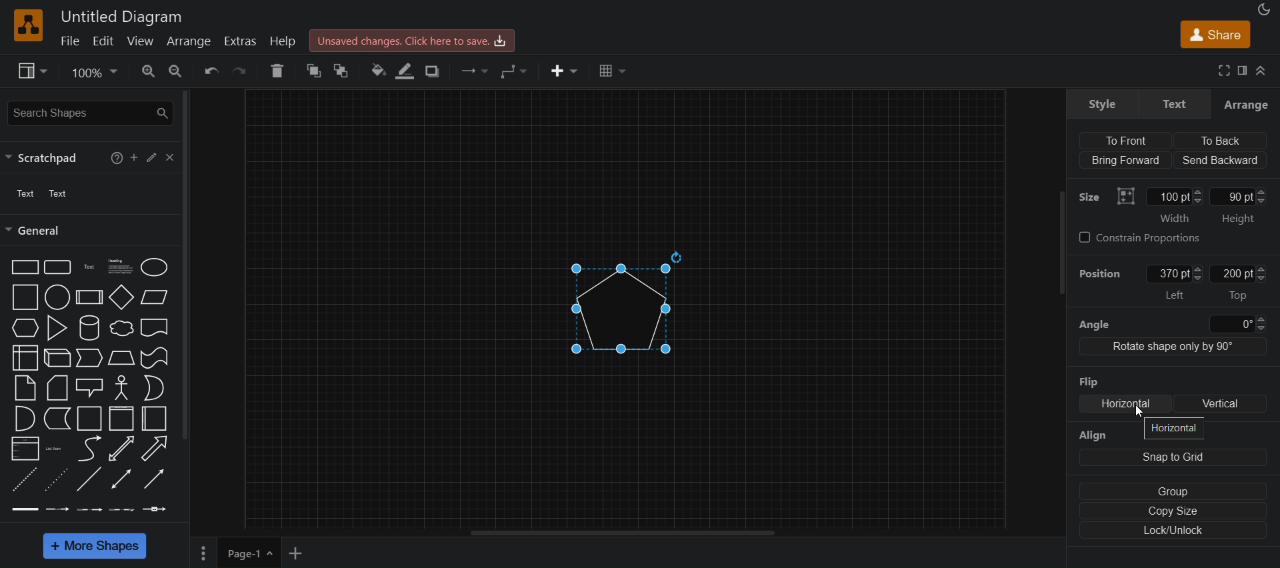  Describe the element at coordinates (25, 419) in the screenshot. I see `And` at that location.